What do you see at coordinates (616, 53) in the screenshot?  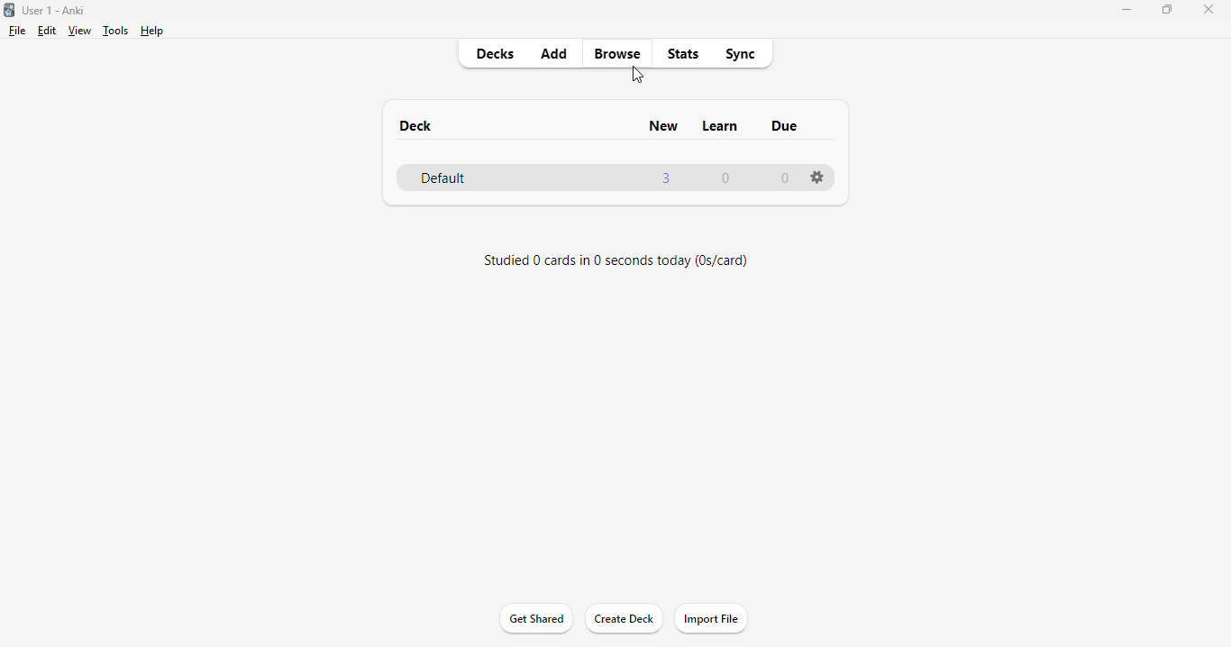 I see `browse` at bounding box center [616, 53].